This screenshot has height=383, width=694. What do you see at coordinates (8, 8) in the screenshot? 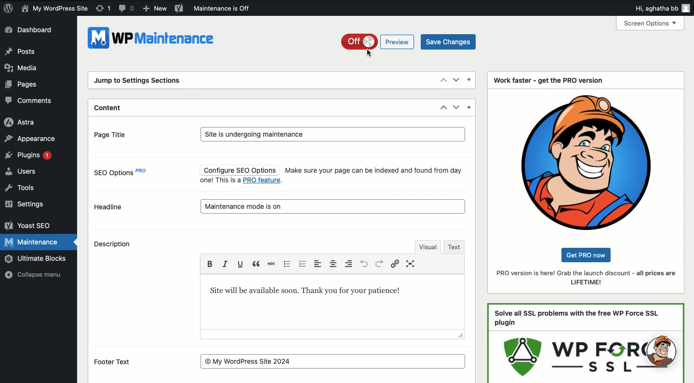
I see `Logo` at bounding box center [8, 8].